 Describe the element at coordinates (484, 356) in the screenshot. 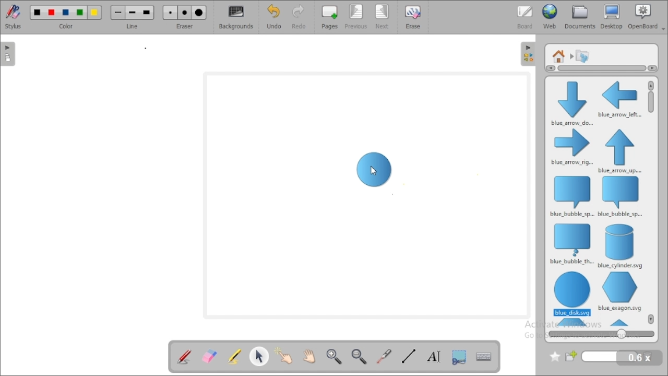

I see `display virtual keyboard` at that location.